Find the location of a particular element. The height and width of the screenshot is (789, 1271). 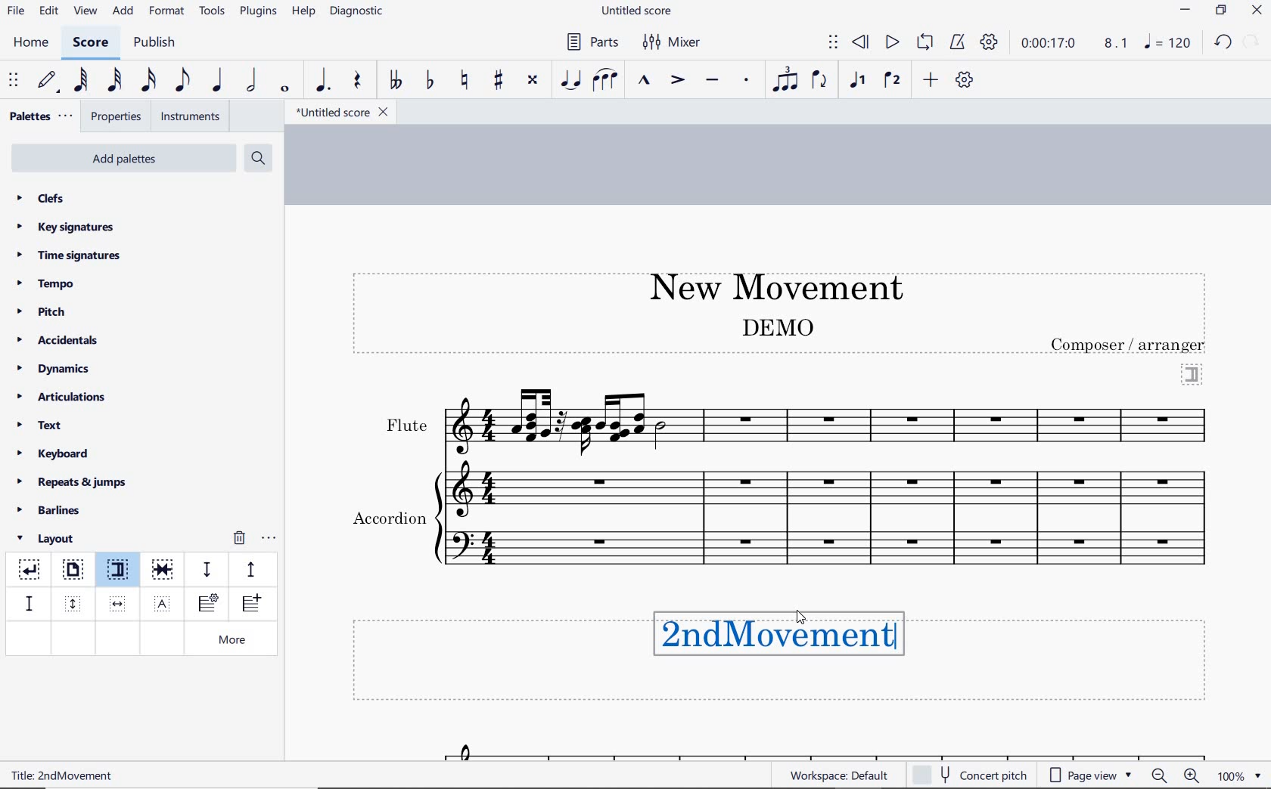

tenuto is located at coordinates (711, 81).